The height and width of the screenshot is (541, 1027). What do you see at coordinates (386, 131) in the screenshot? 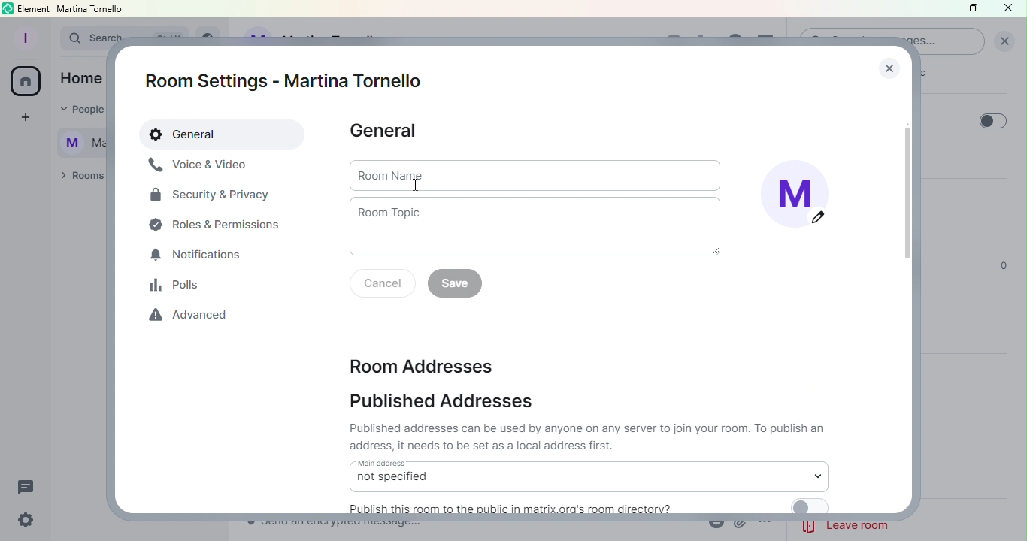
I see `General` at bounding box center [386, 131].